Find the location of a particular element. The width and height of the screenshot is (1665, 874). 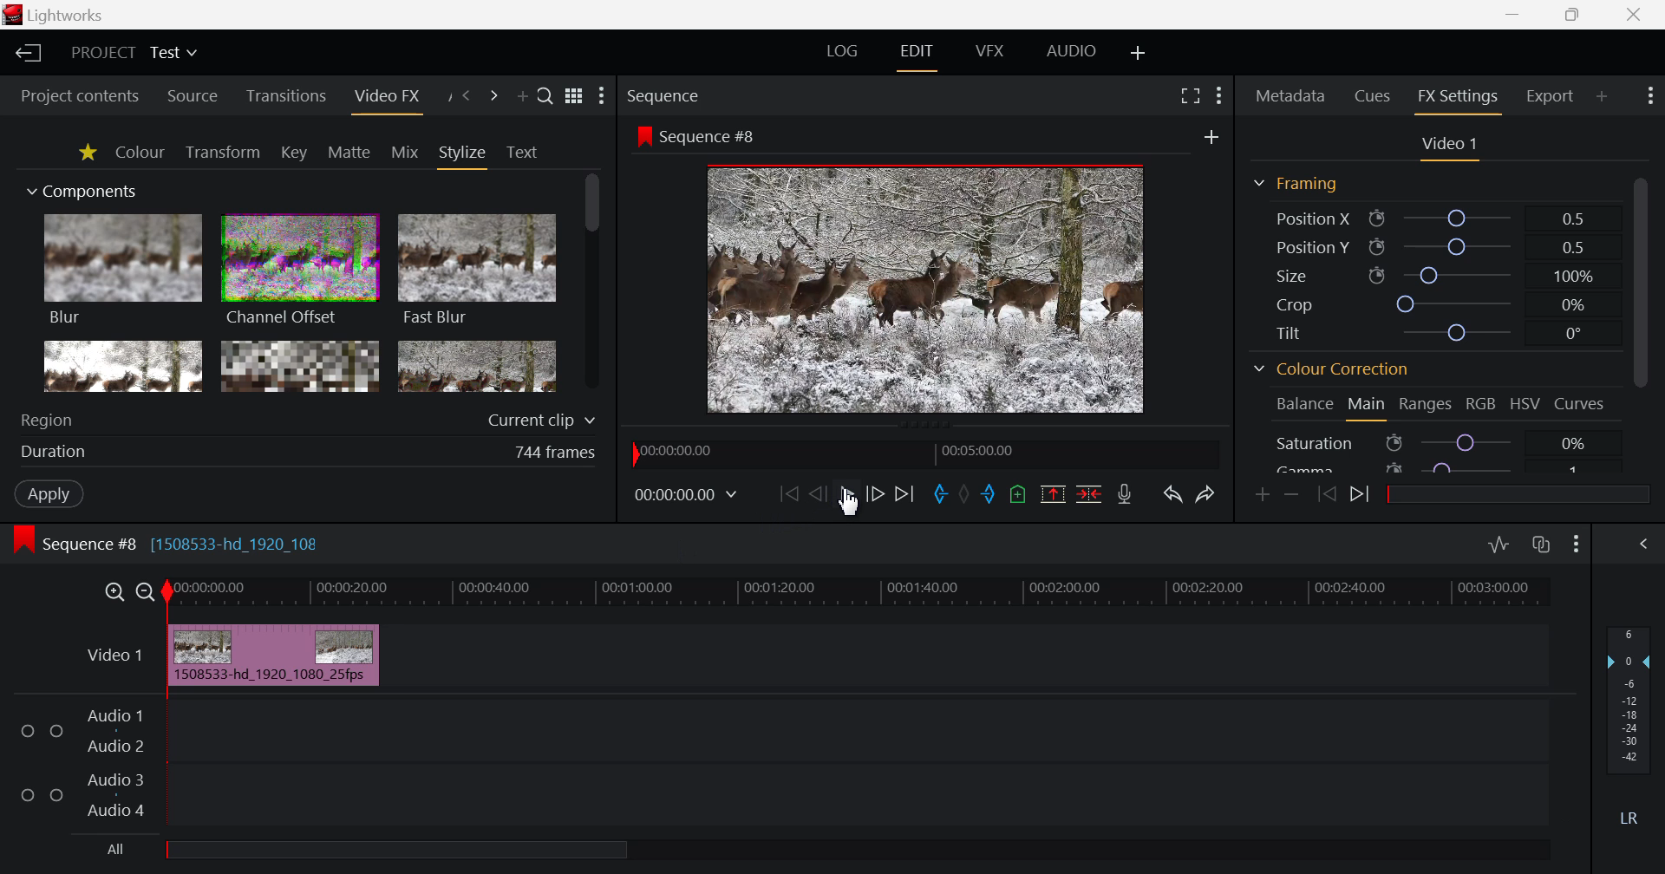

Project Timeline Navigator is located at coordinates (922, 452).